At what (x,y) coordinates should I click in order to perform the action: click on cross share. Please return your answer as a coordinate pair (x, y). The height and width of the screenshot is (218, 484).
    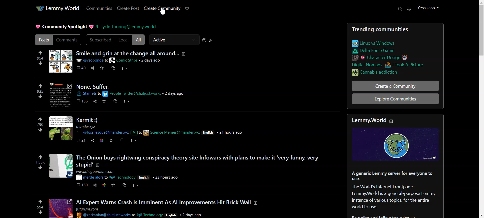
    Looking at the image, I should click on (114, 68).